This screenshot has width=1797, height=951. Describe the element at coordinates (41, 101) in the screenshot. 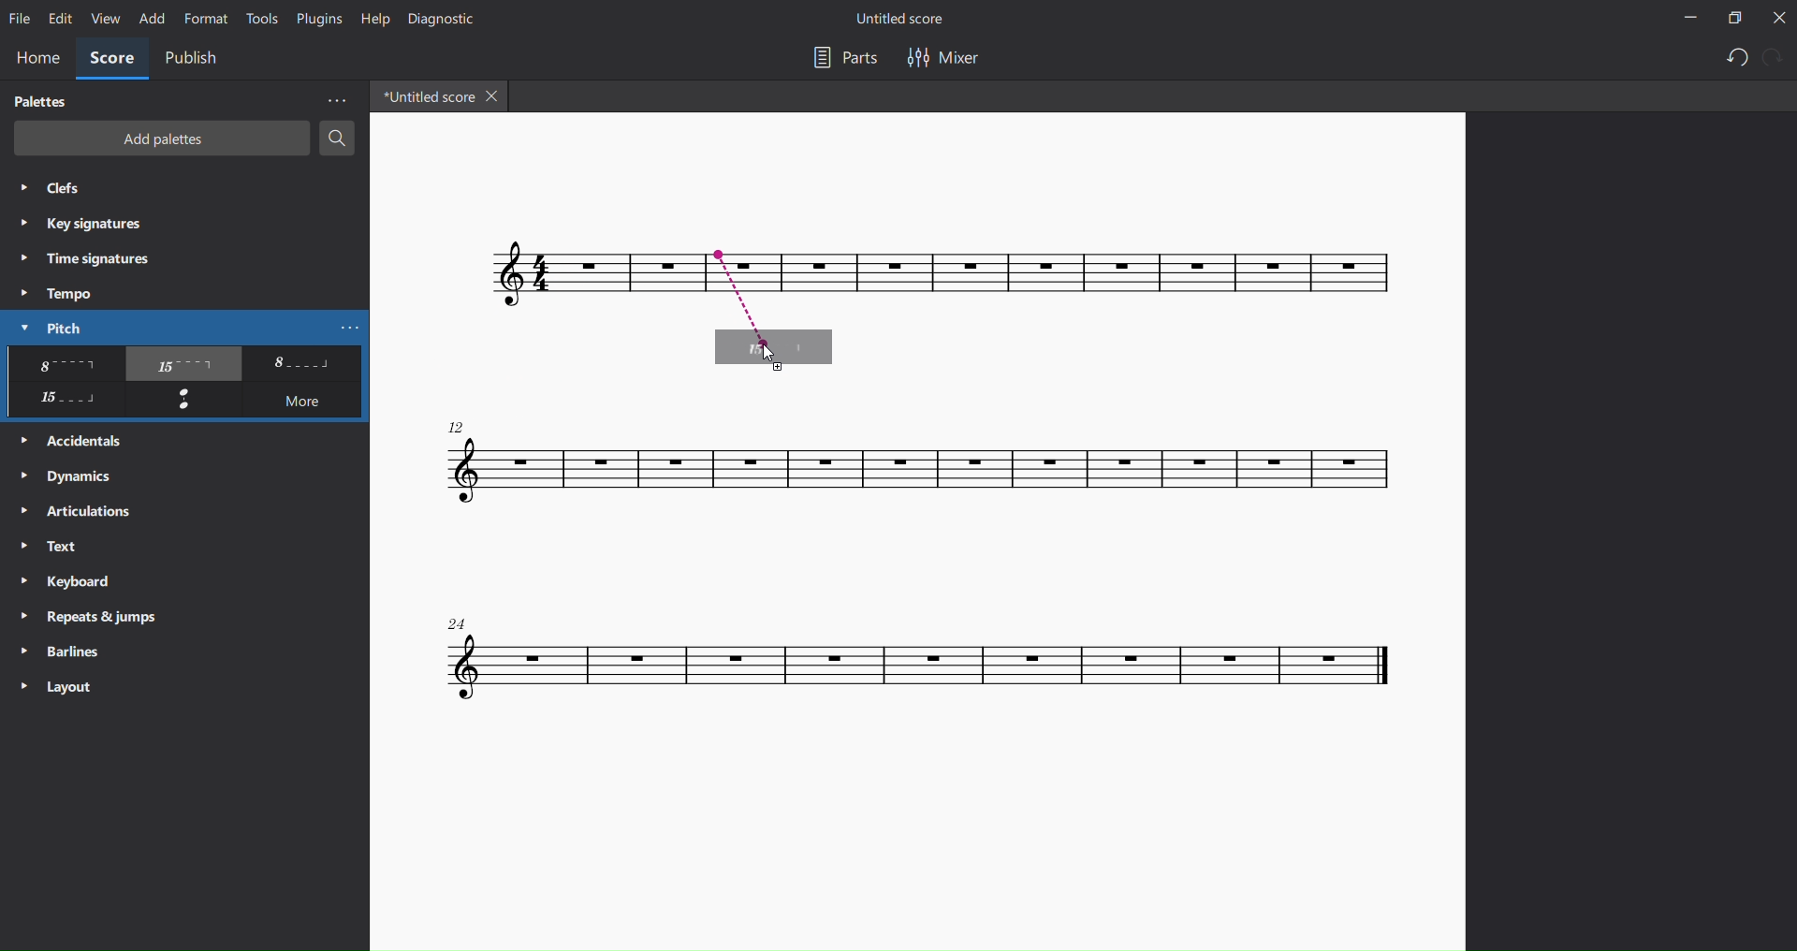

I see `palettes` at that location.